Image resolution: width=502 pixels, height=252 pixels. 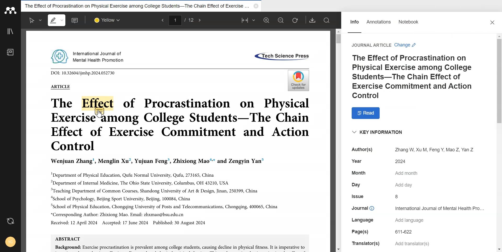 What do you see at coordinates (9, 241) in the screenshot?
I see `Account` at bounding box center [9, 241].